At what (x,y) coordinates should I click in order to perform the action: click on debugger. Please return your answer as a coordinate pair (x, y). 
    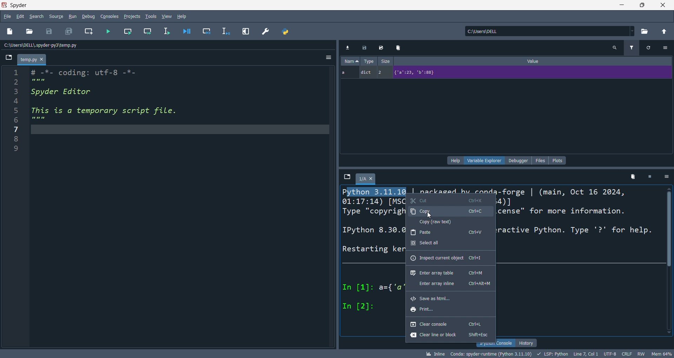
    Looking at the image, I should click on (518, 160).